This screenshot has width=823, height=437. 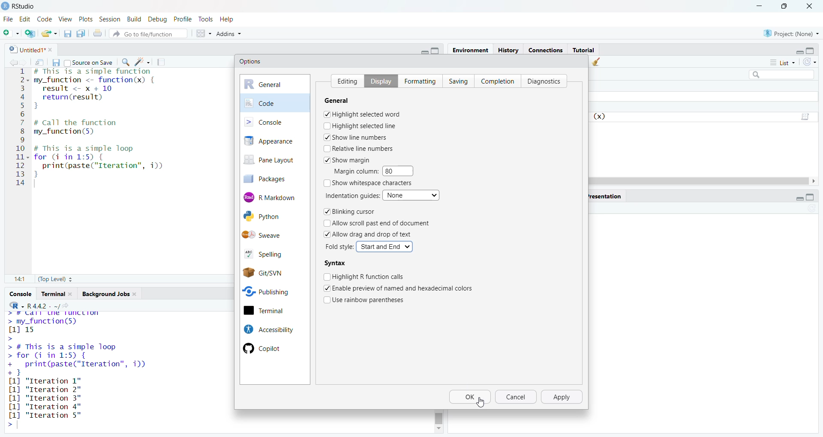 What do you see at coordinates (9, 425) in the screenshot?
I see `prompt cursor` at bounding box center [9, 425].